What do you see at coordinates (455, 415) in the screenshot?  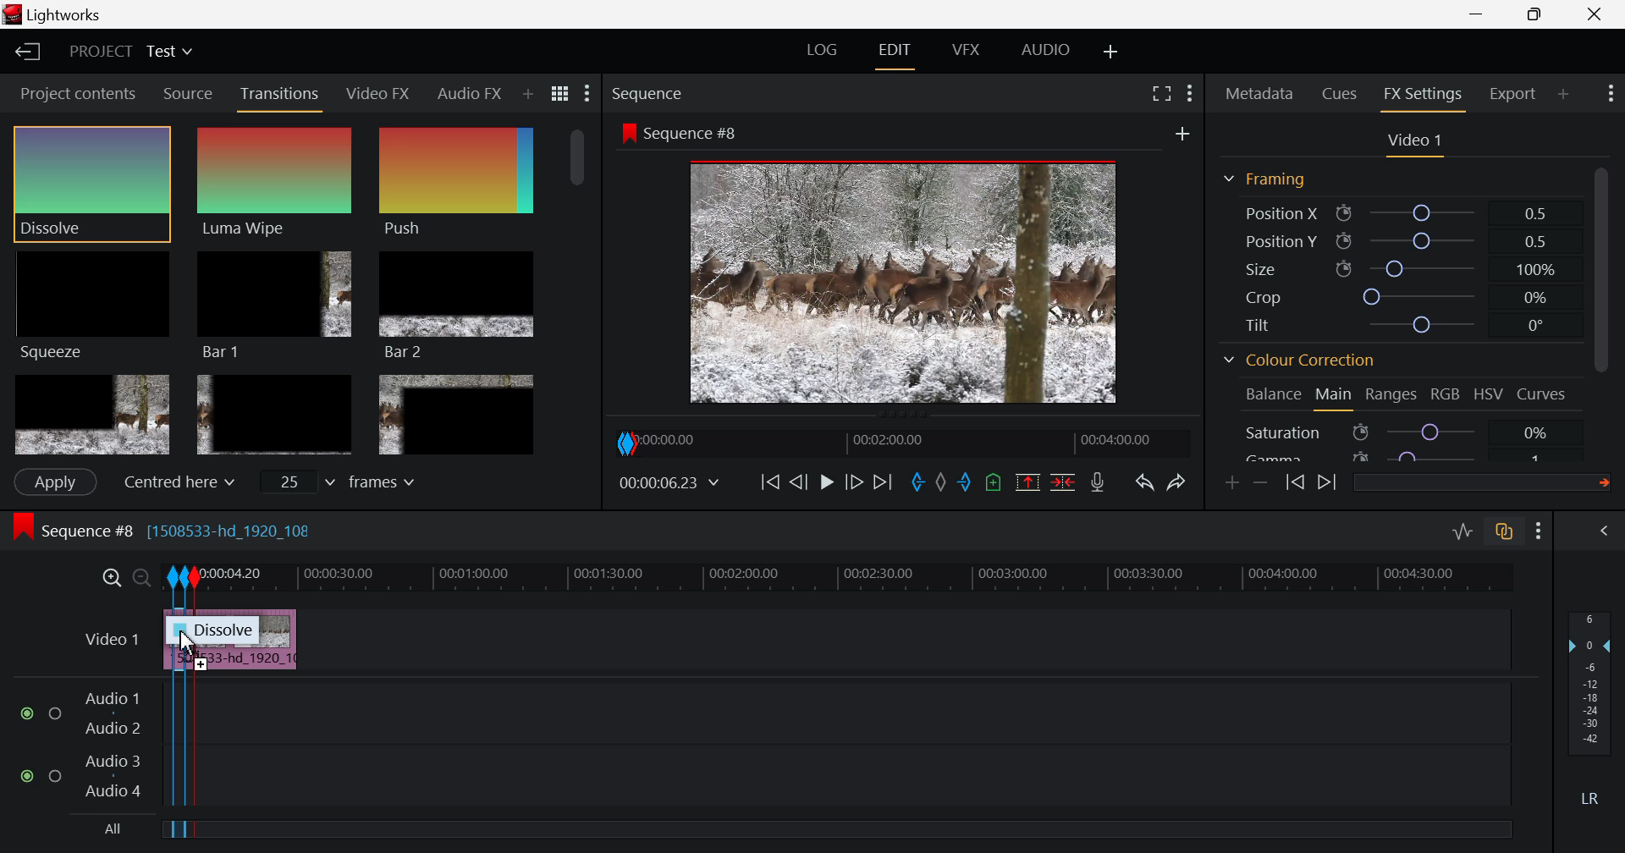 I see `Box 6` at bounding box center [455, 415].